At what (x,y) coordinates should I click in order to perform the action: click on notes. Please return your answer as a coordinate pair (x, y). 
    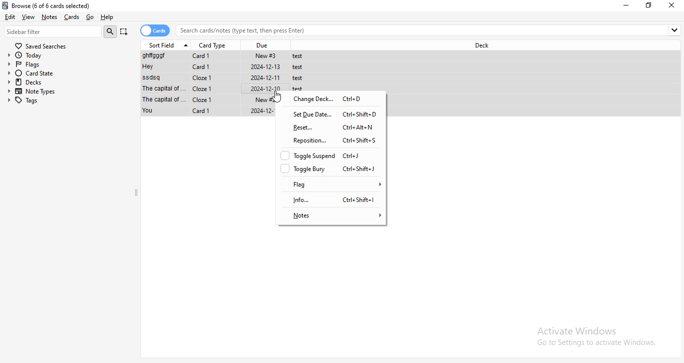
    Looking at the image, I should click on (51, 16).